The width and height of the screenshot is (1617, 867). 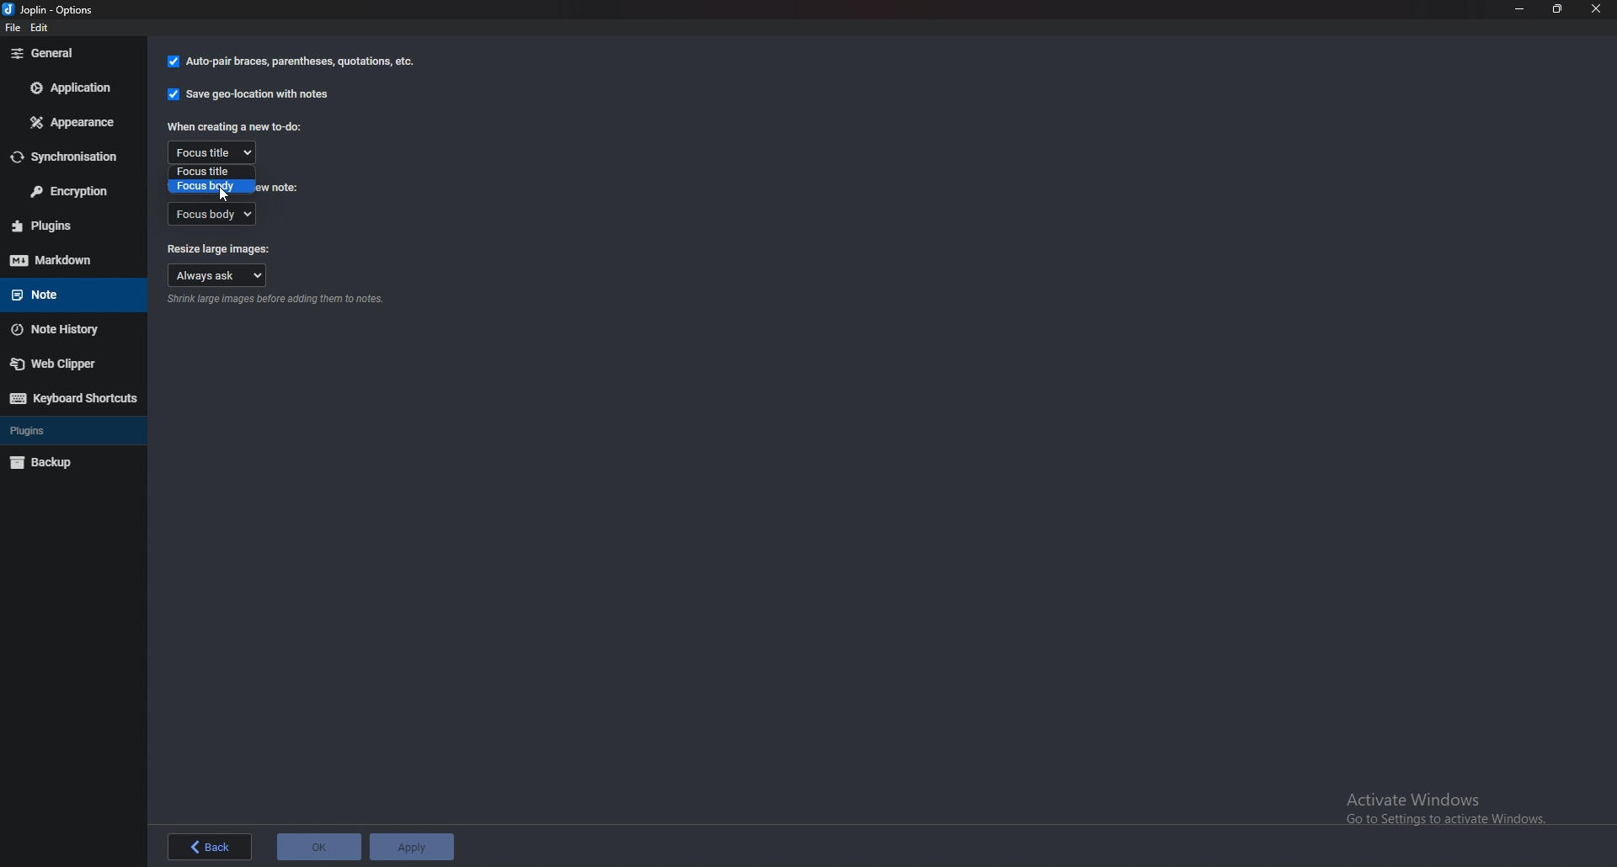 I want to click on ok, so click(x=318, y=847).